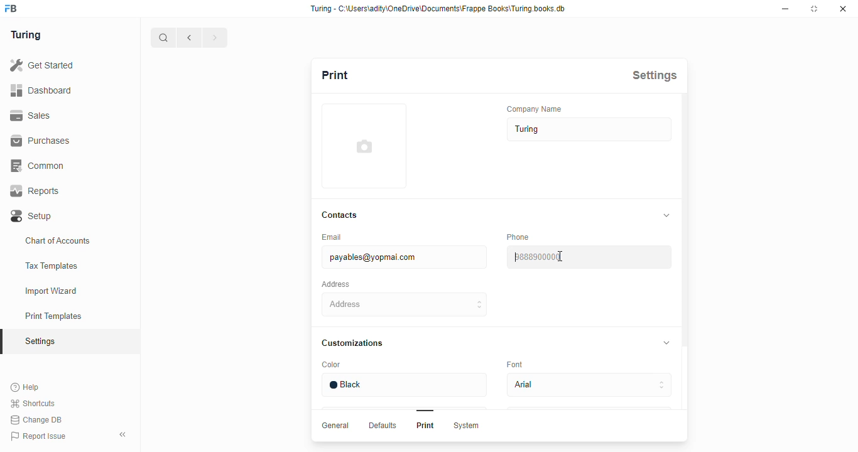 This screenshot has height=452, width=858. Describe the element at coordinates (438, 8) in the screenshot. I see `Turing - C-\Users\adity\OneDrive\Documents\Frappe Books\Turing.books.db` at that location.